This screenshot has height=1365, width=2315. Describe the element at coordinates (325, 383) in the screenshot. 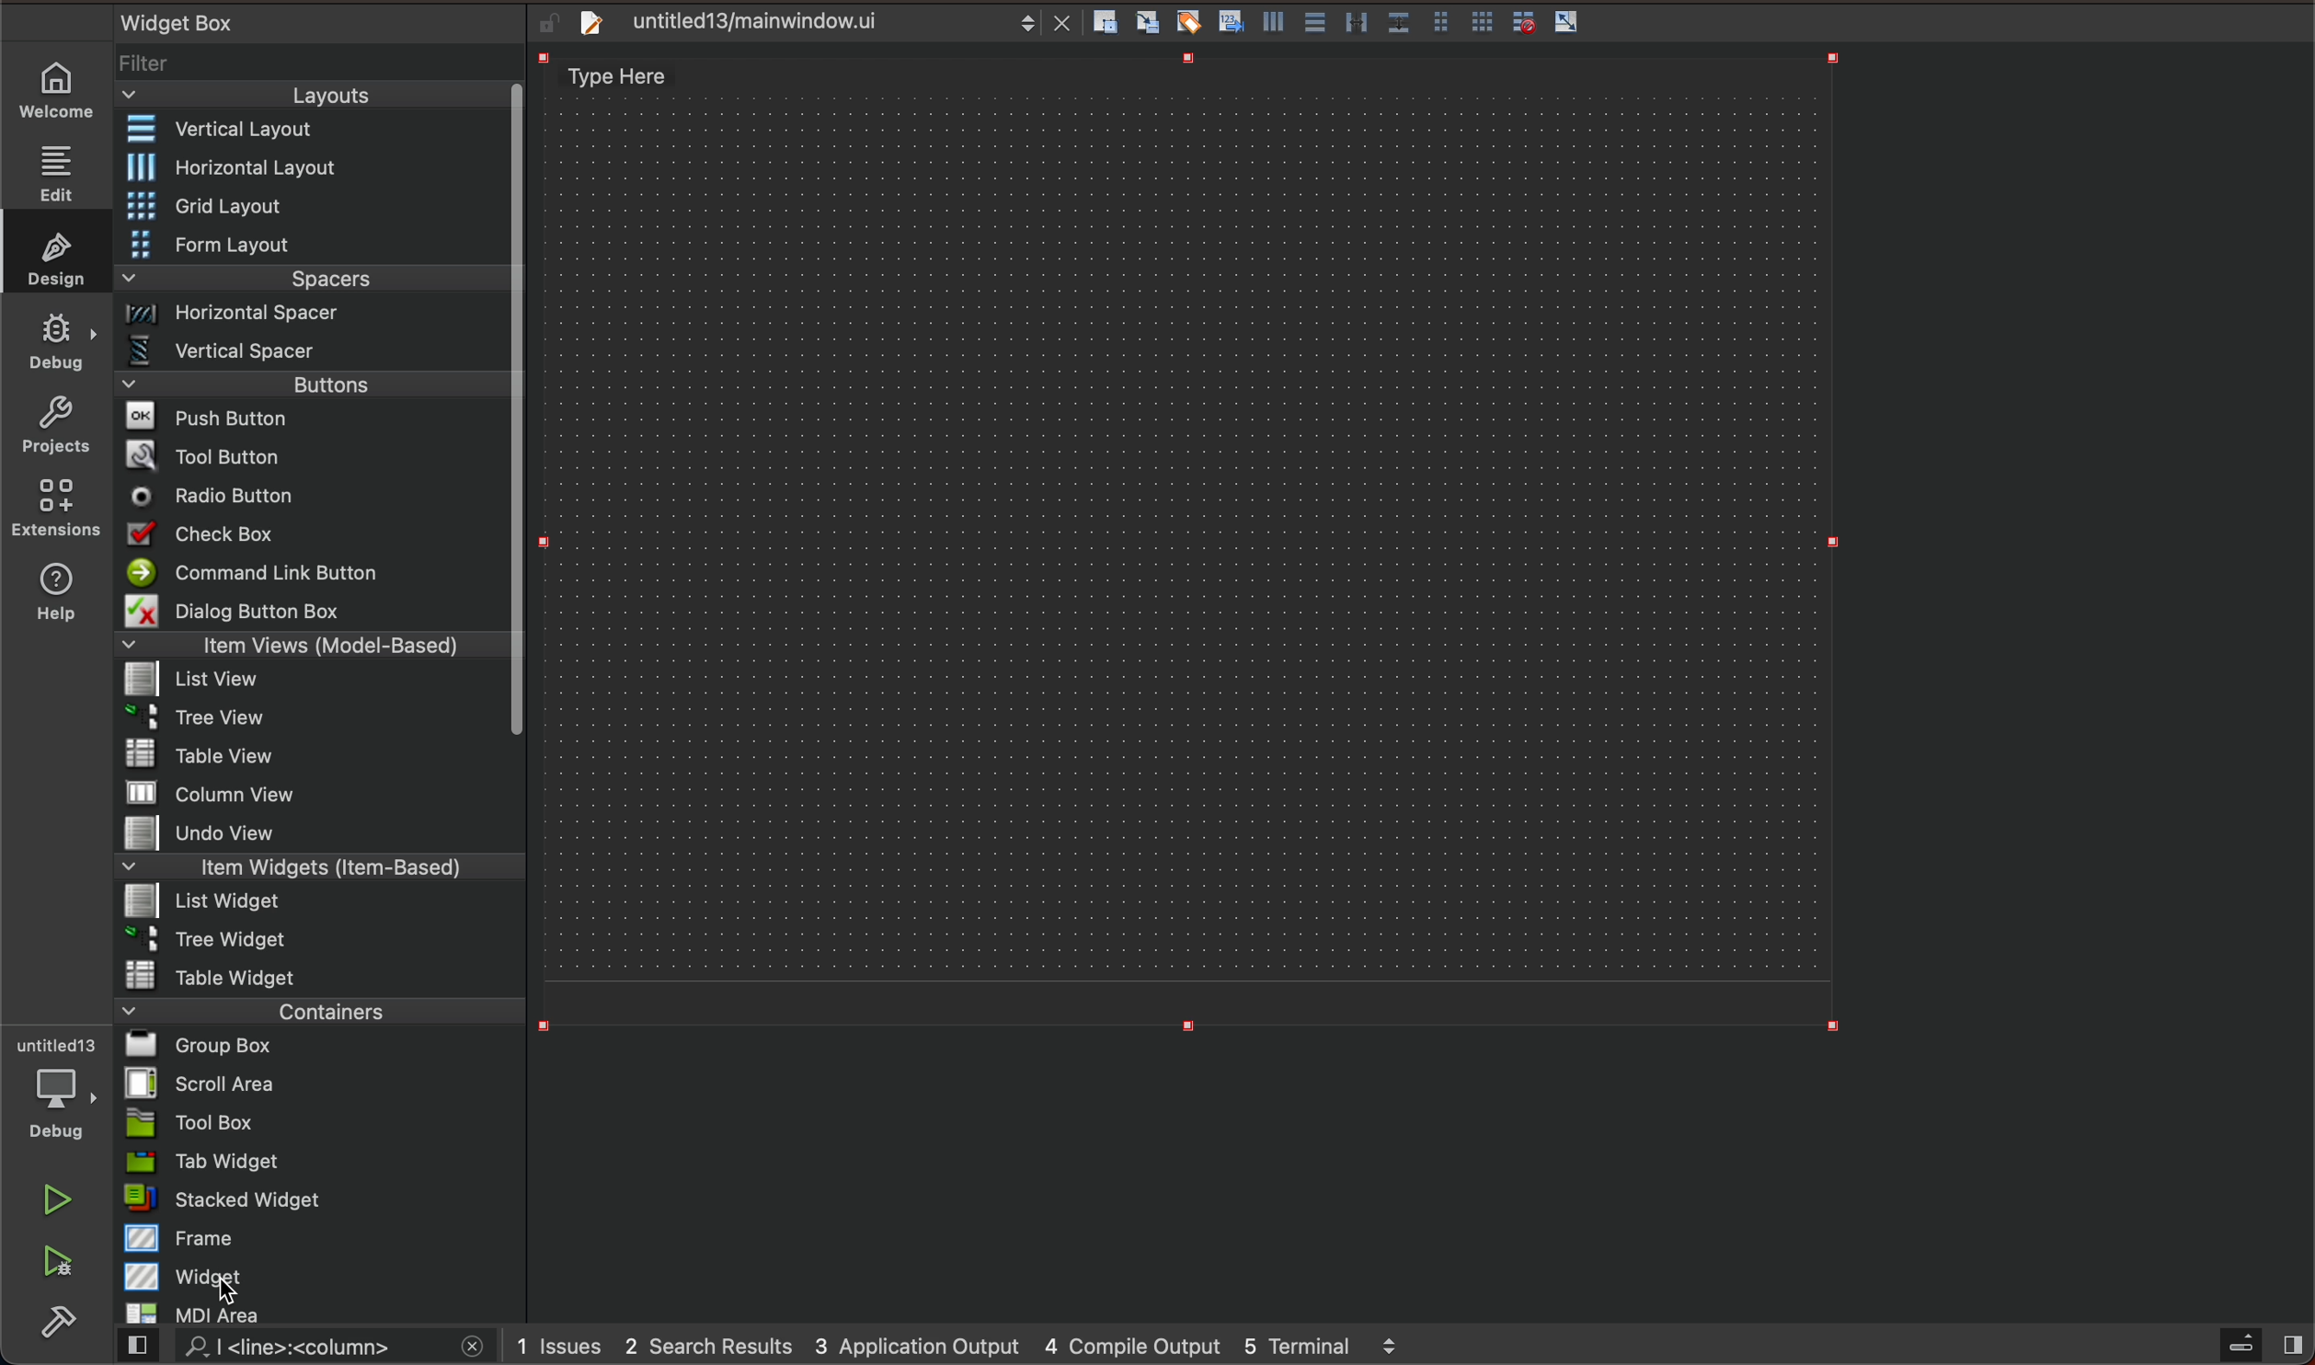

I see `buttons` at that location.